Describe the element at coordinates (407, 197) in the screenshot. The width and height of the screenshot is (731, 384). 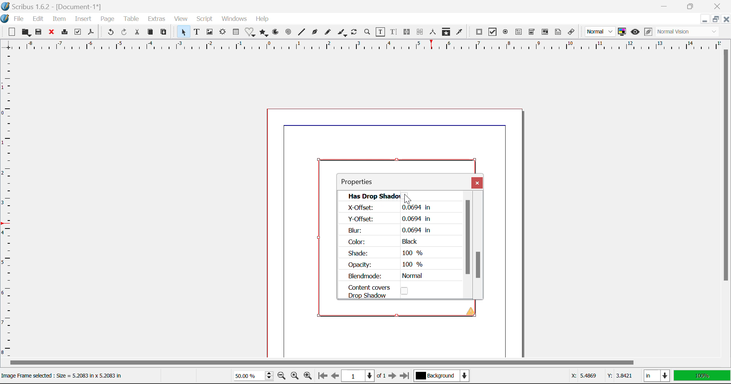
I see `Cursor Position` at that location.